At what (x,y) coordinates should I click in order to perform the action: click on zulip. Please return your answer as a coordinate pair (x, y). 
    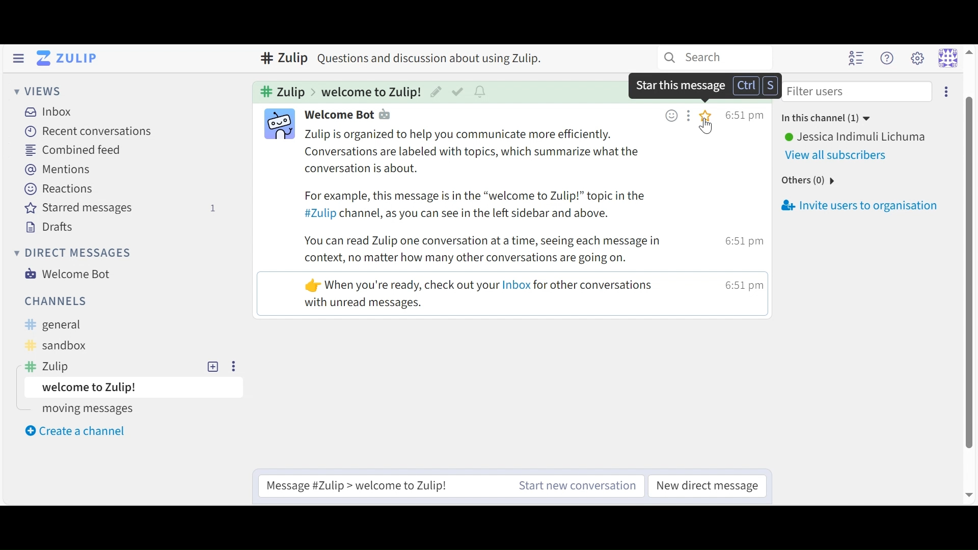
    Looking at the image, I should click on (278, 59).